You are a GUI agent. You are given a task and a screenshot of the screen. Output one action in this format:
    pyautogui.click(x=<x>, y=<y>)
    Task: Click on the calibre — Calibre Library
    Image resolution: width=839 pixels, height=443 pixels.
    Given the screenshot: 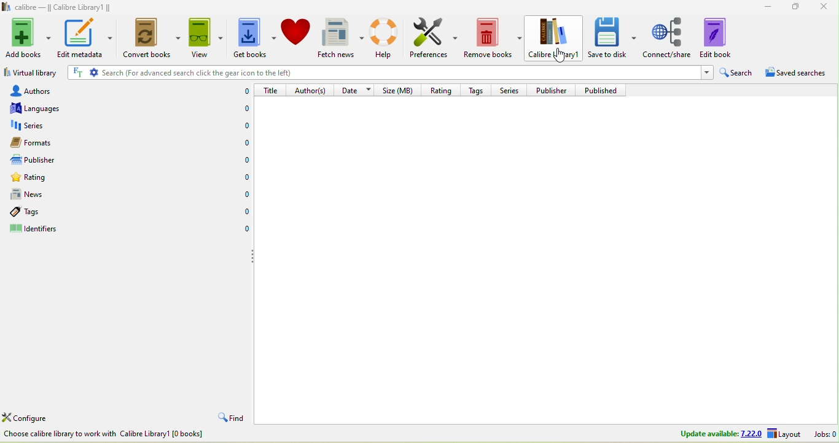 What is the action you would take?
    pyautogui.click(x=54, y=7)
    